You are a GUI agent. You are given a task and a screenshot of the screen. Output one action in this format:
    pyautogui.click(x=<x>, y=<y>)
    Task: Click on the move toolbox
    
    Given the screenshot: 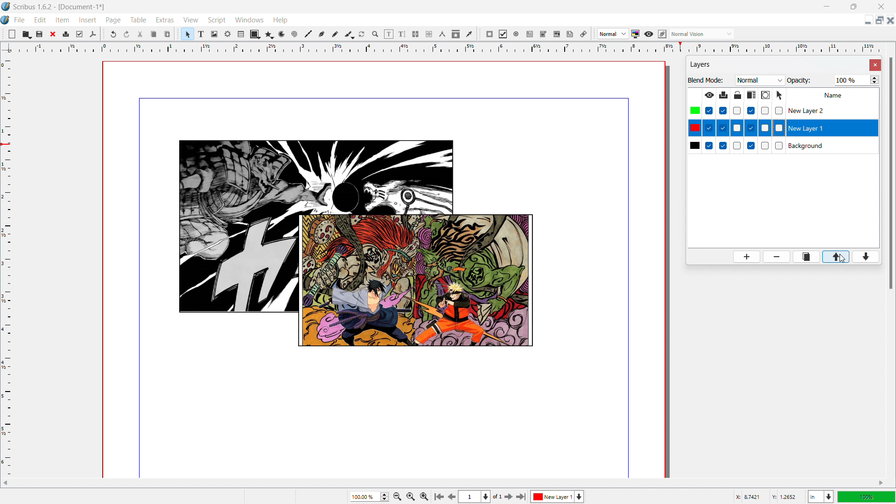 What is the action you would take?
    pyautogui.click(x=593, y=34)
    